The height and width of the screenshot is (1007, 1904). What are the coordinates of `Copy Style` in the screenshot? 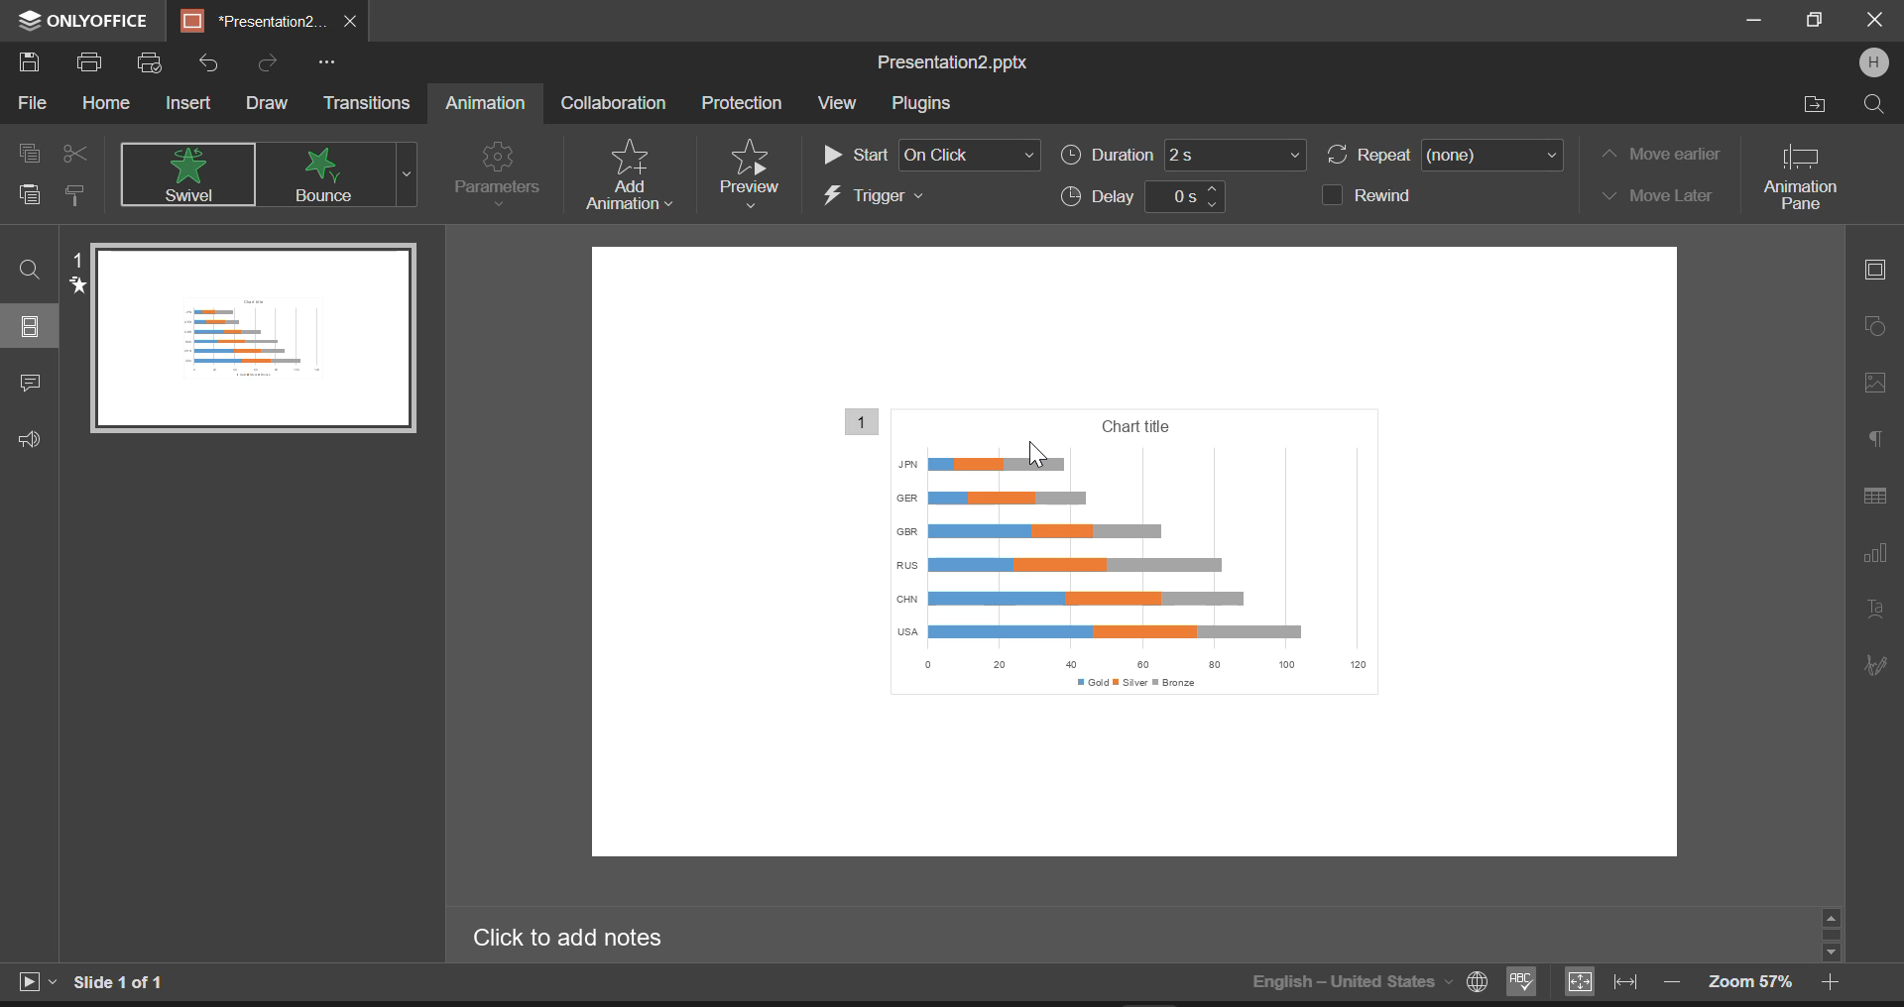 It's located at (76, 197).